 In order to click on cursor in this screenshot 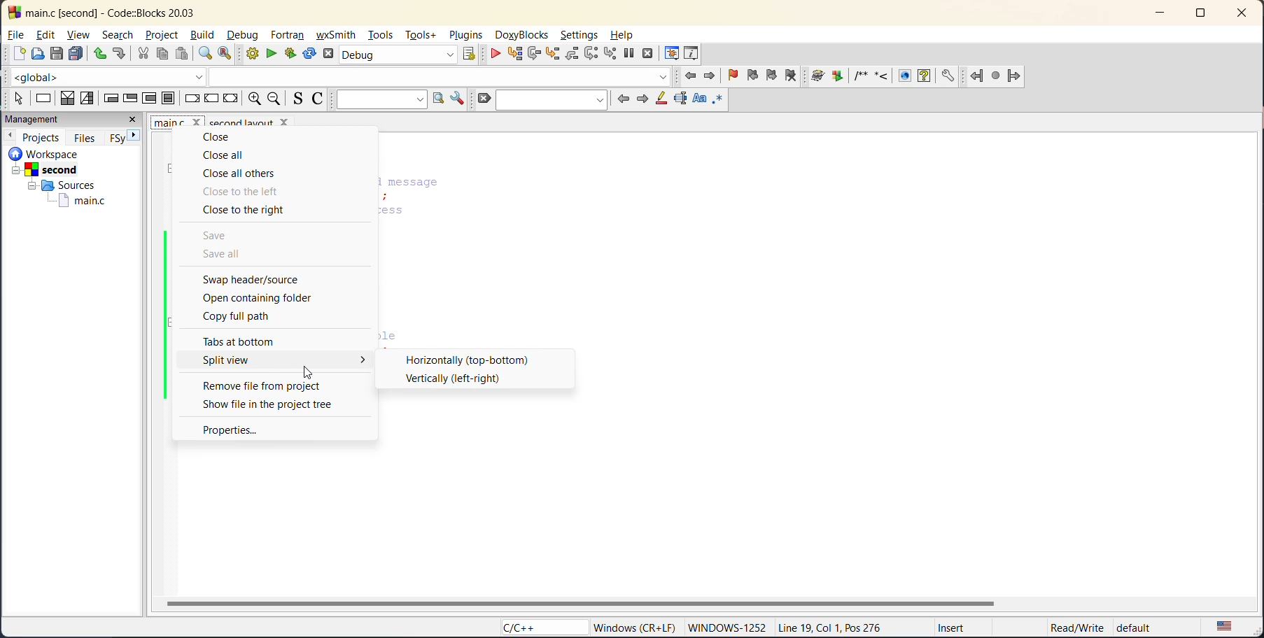, I will do `click(310, 371)`.